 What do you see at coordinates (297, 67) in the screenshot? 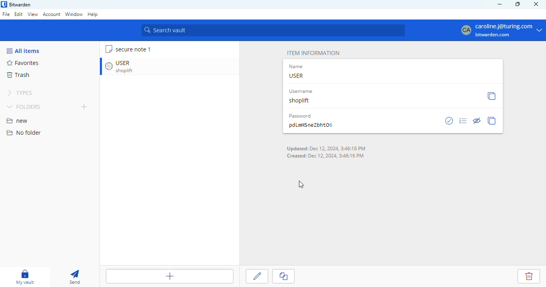
I see `name` at bounding box center [297, 67].